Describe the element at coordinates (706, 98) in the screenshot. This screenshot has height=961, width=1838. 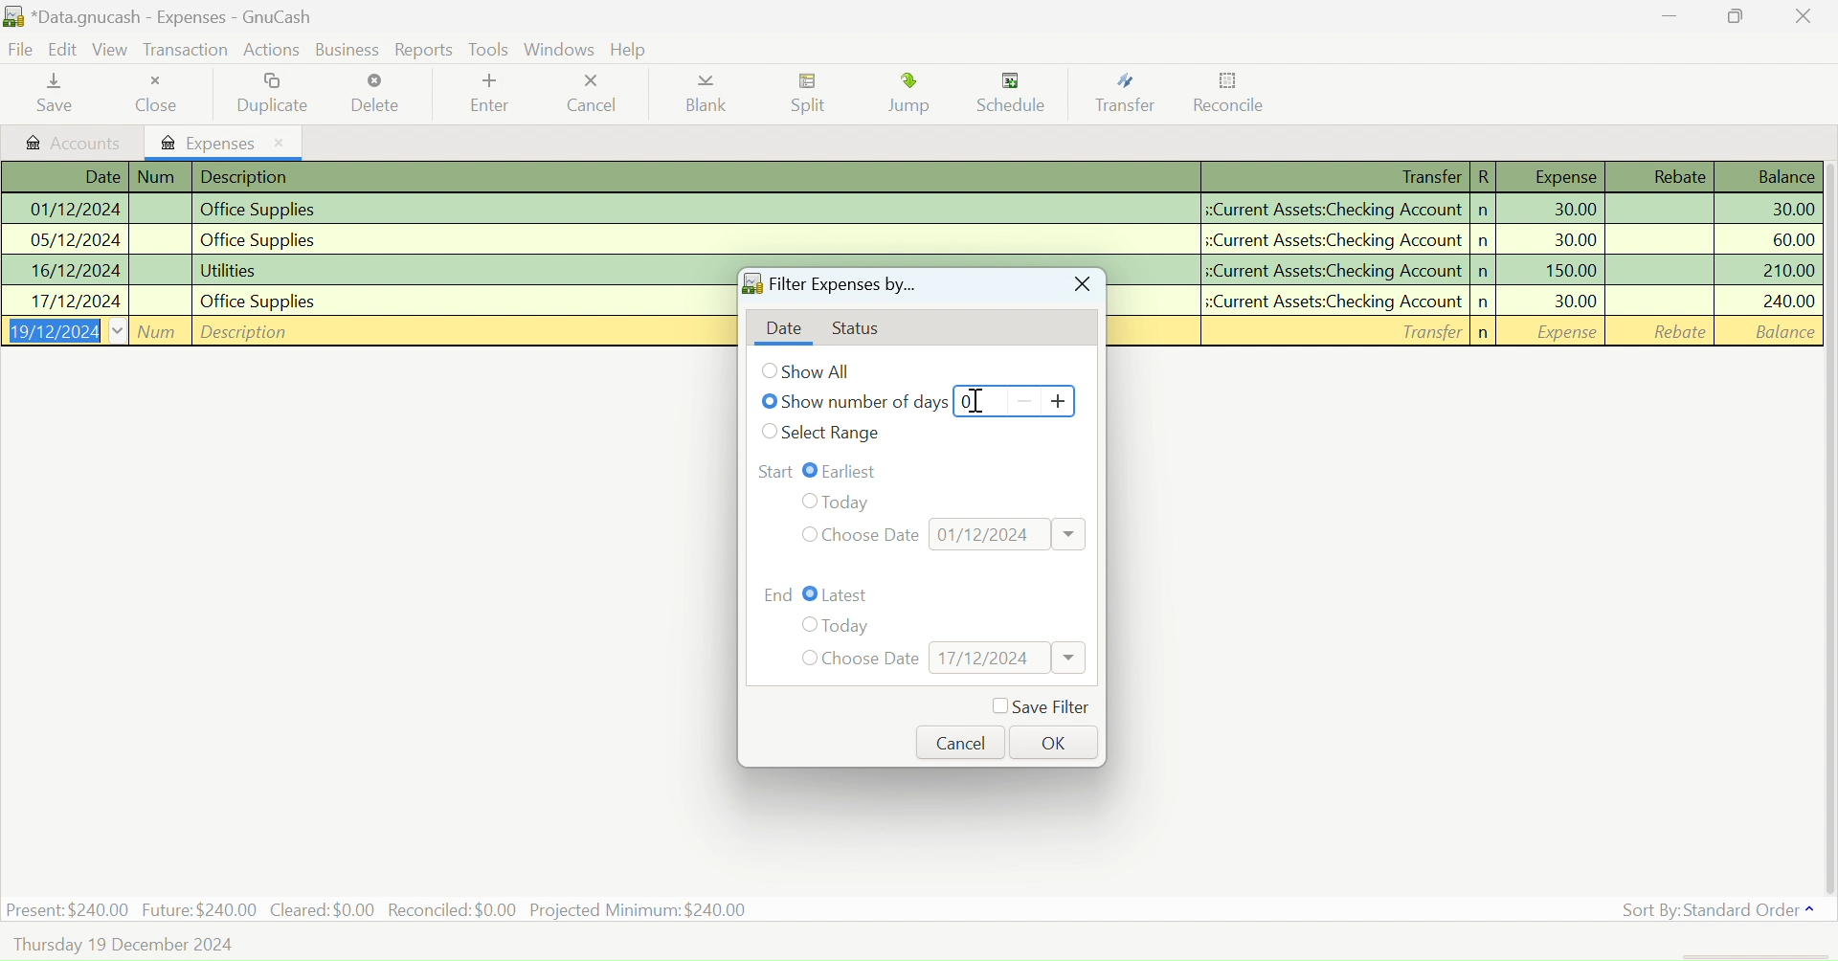
I see `Blank` at that location.